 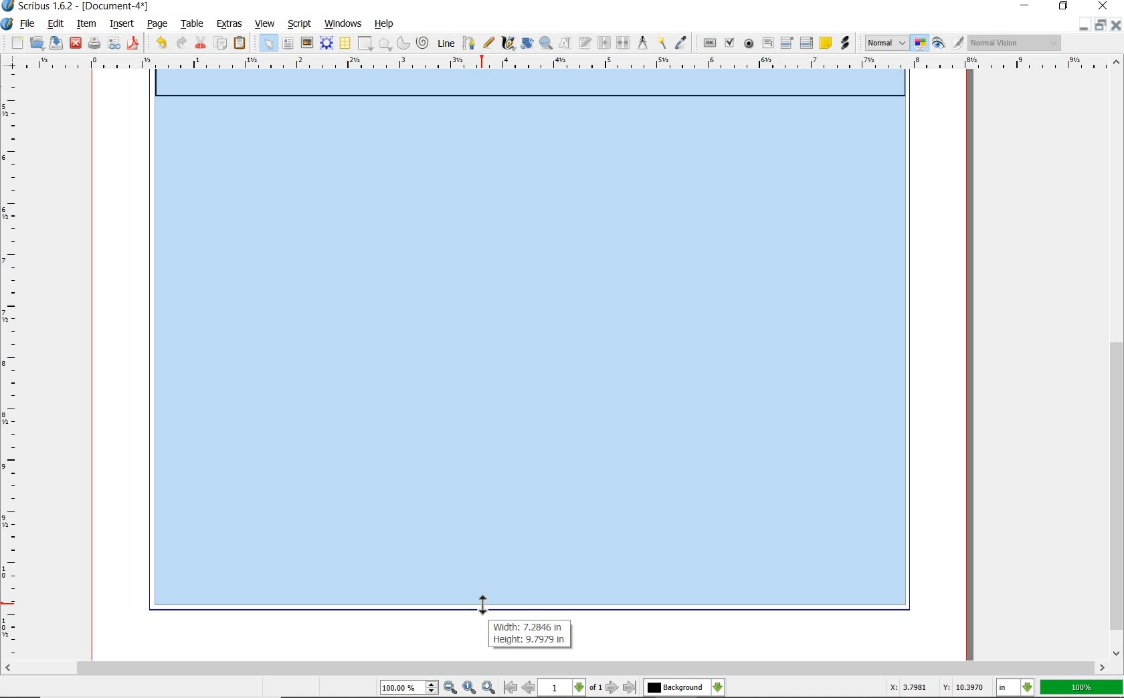 What do you see at coordinates (7, 23) in the screenshot?
I see `system icon` at bounding box center [7, 23].